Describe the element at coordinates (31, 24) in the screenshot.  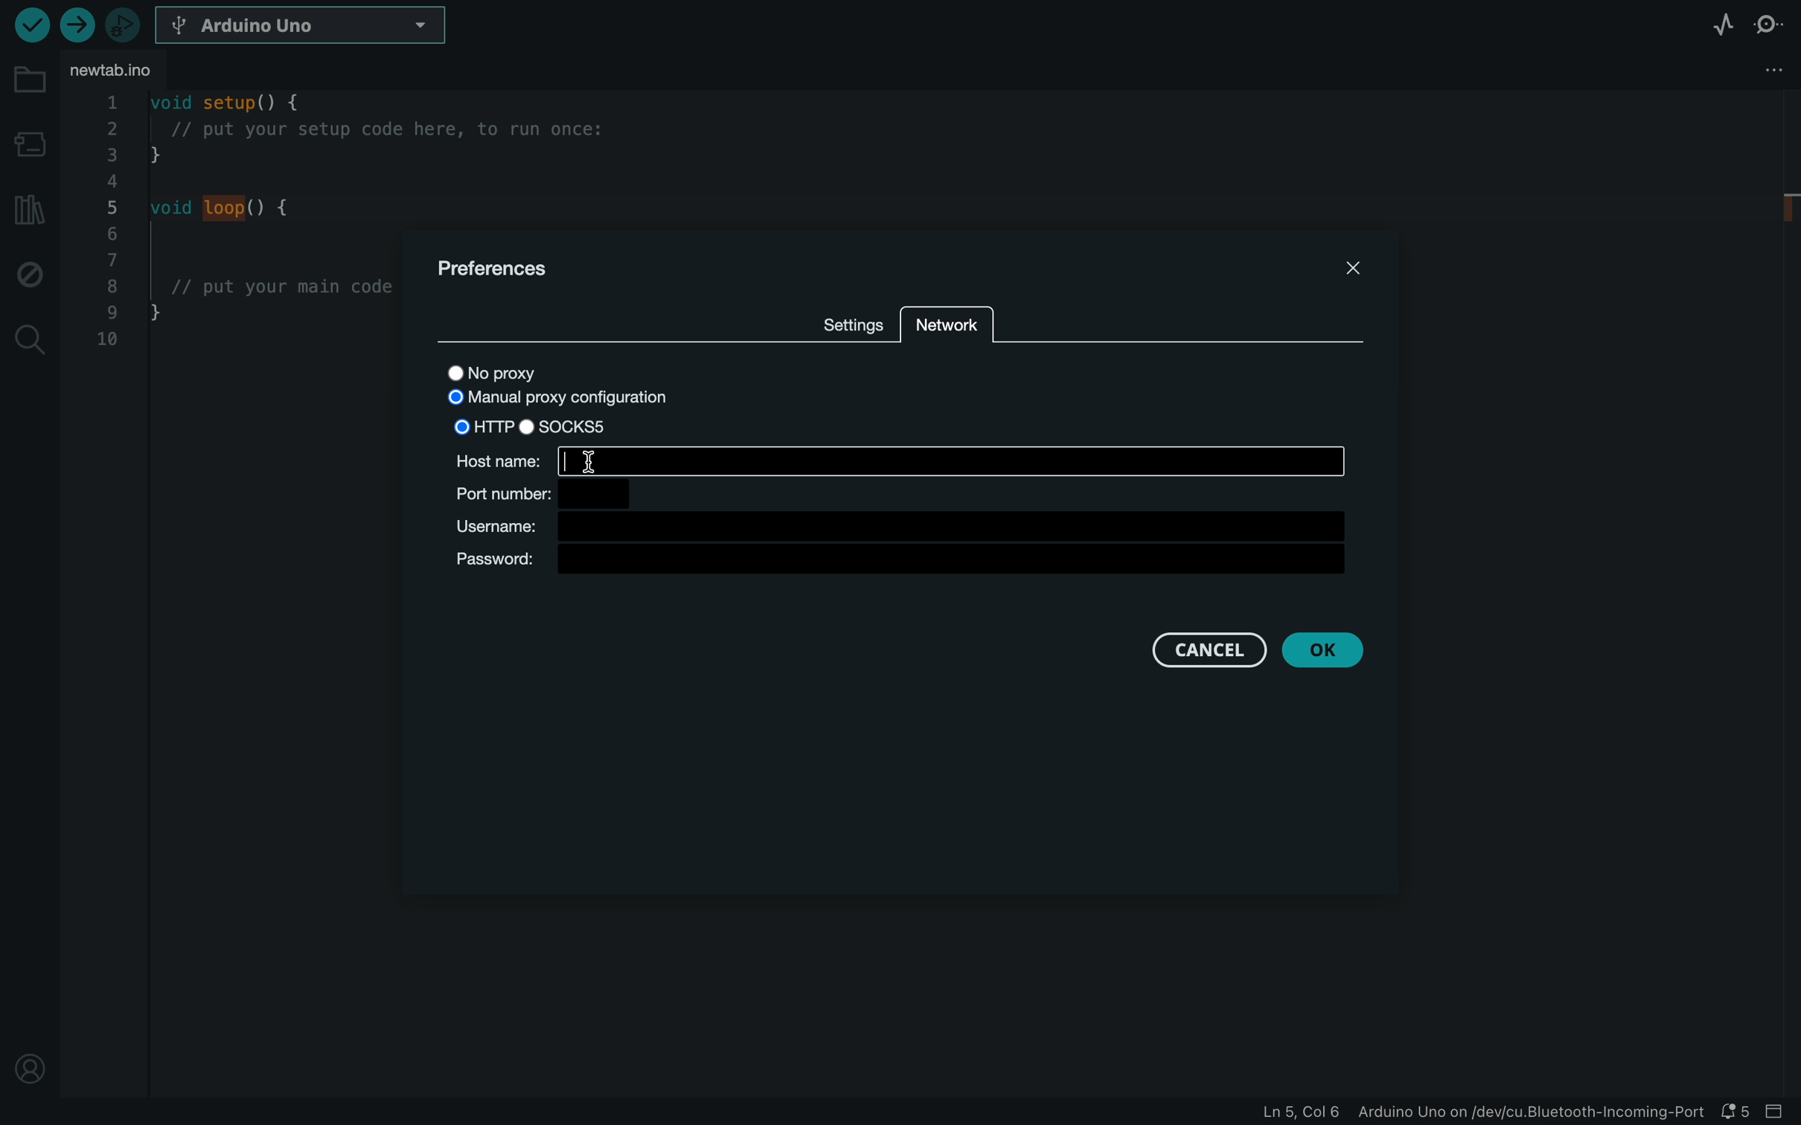
I see `verify` at that location.